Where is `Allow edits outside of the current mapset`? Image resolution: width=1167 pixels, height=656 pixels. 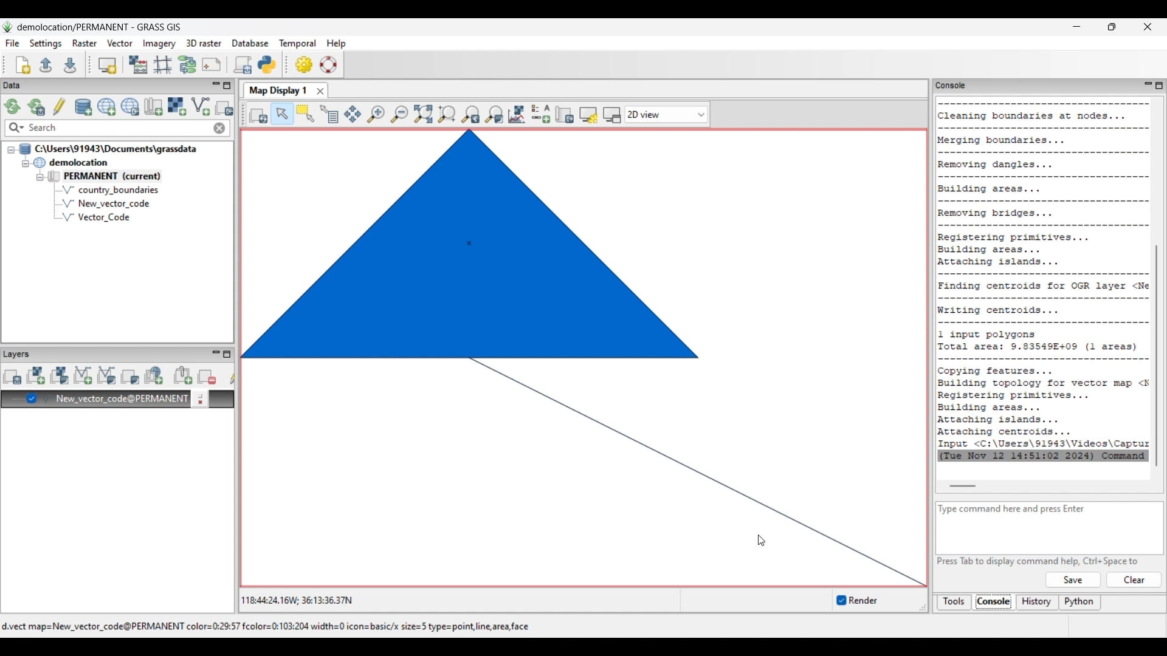
Allow edits outside of the current mapset is located at coordinates (60, 106).